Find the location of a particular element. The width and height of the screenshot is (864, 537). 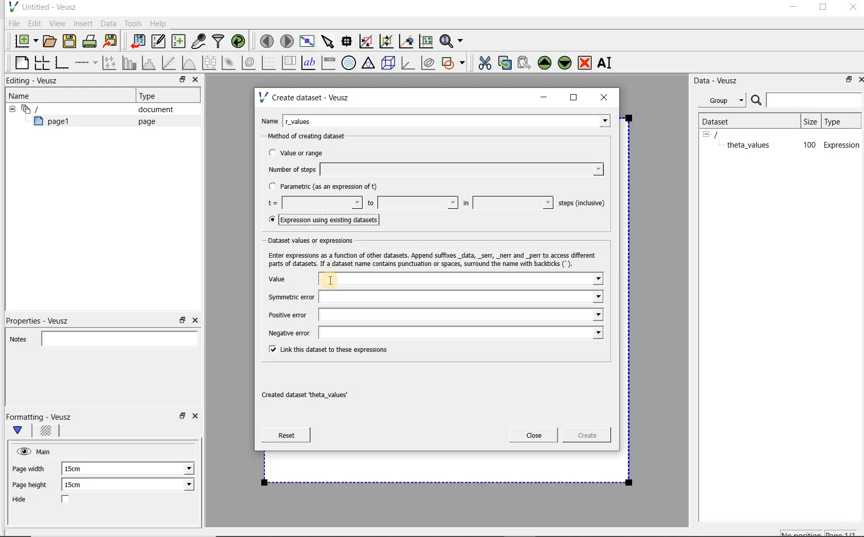

restore down is located at coordinates (183, 320).